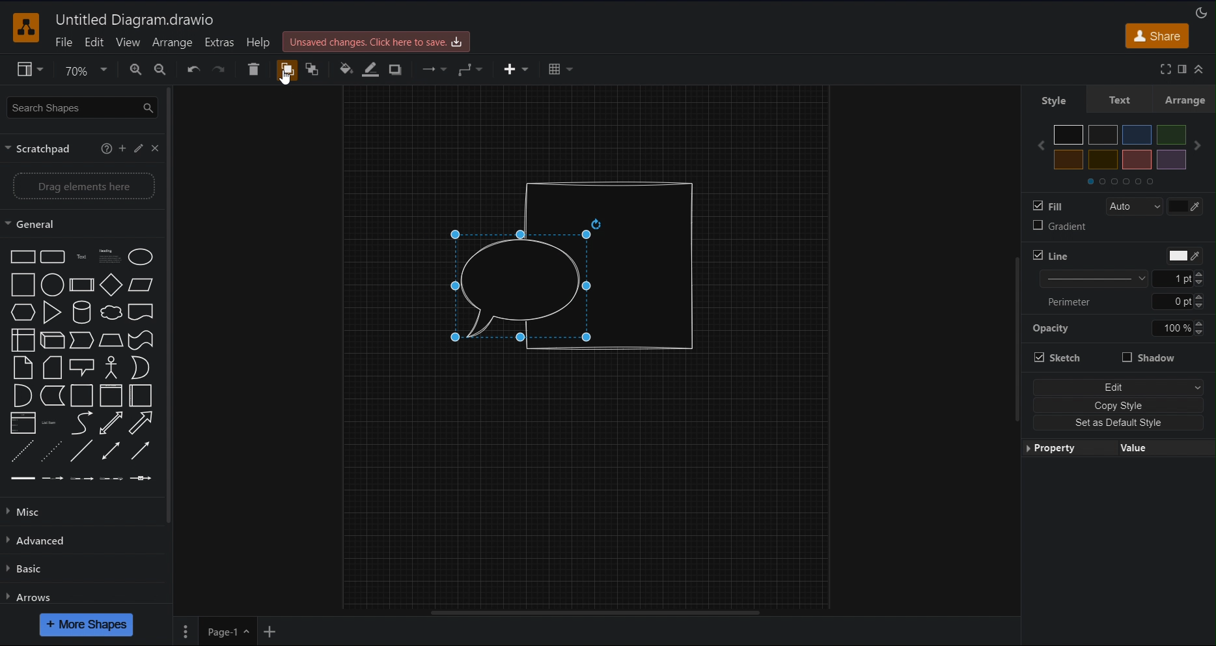 This screenshot has height=646, width=1216. I want to click on Basic, so click(82, 568).